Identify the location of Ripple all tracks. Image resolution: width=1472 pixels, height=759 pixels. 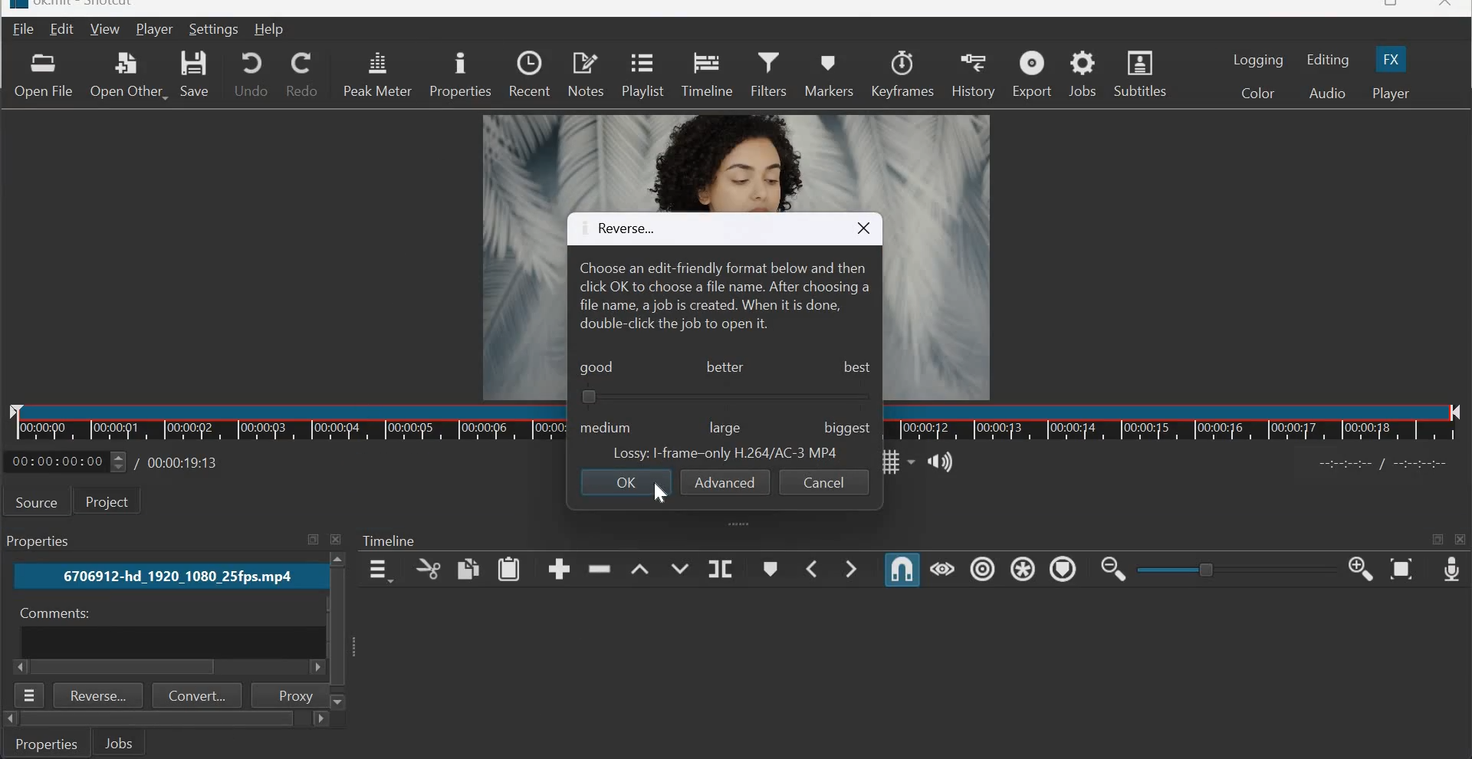
(1022, 568).